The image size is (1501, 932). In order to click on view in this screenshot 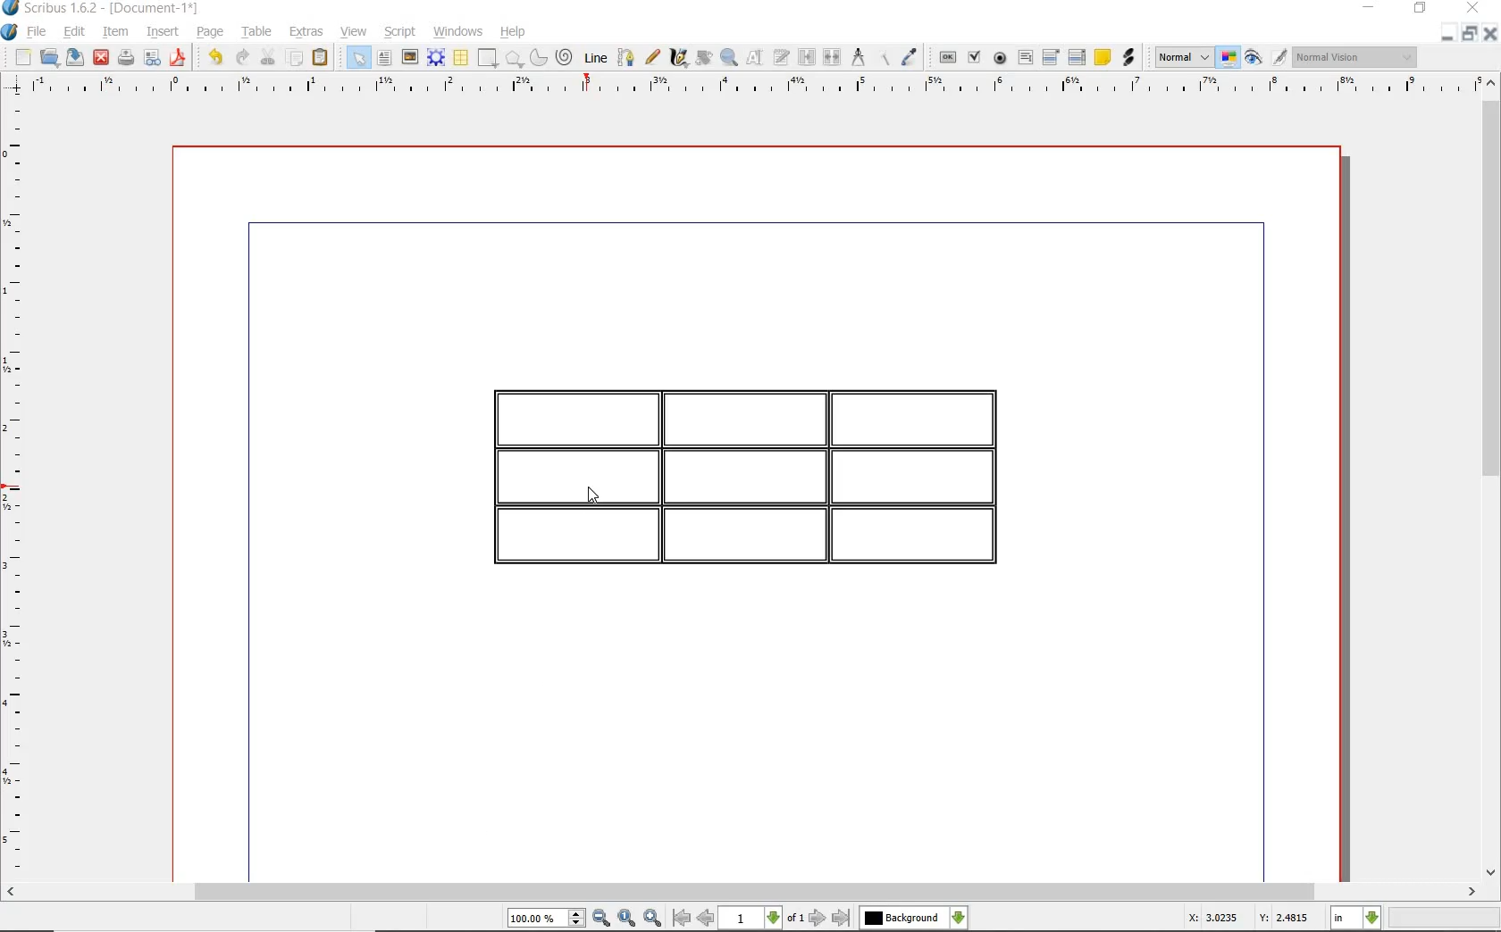, I will do `click(354, 31)`.